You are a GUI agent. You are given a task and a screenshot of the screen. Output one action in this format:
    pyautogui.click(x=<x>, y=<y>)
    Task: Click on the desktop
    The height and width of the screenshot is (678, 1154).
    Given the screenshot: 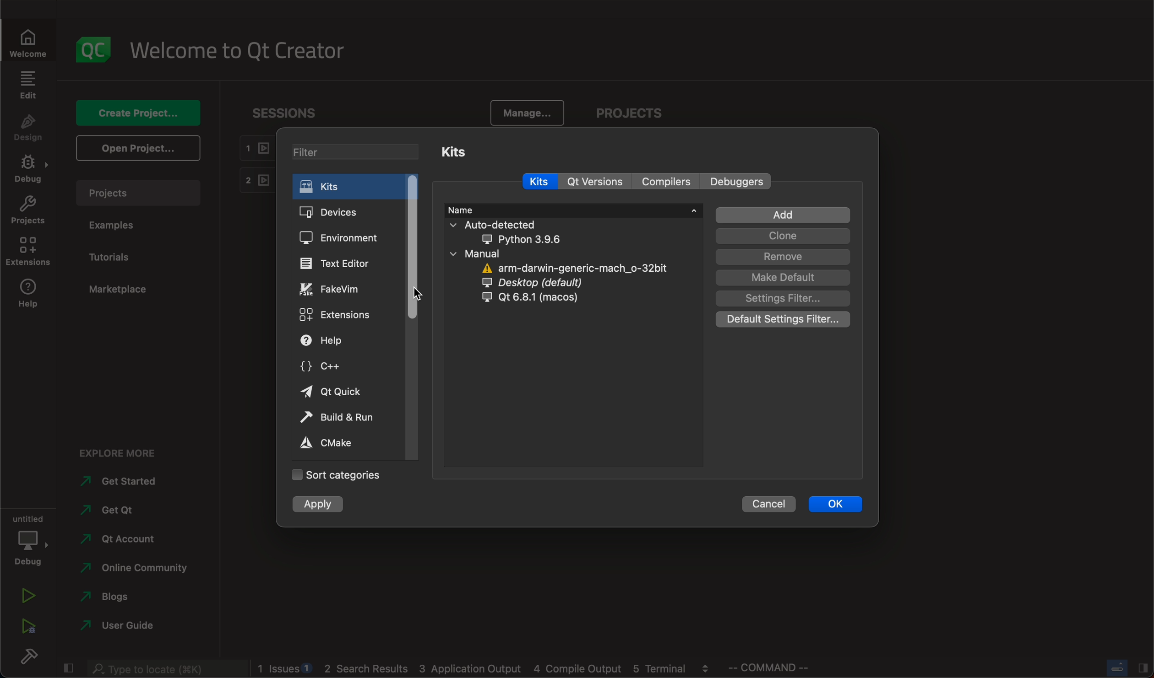 What is the action you would take?
    pyautogui.click(x=551, y=283)
    